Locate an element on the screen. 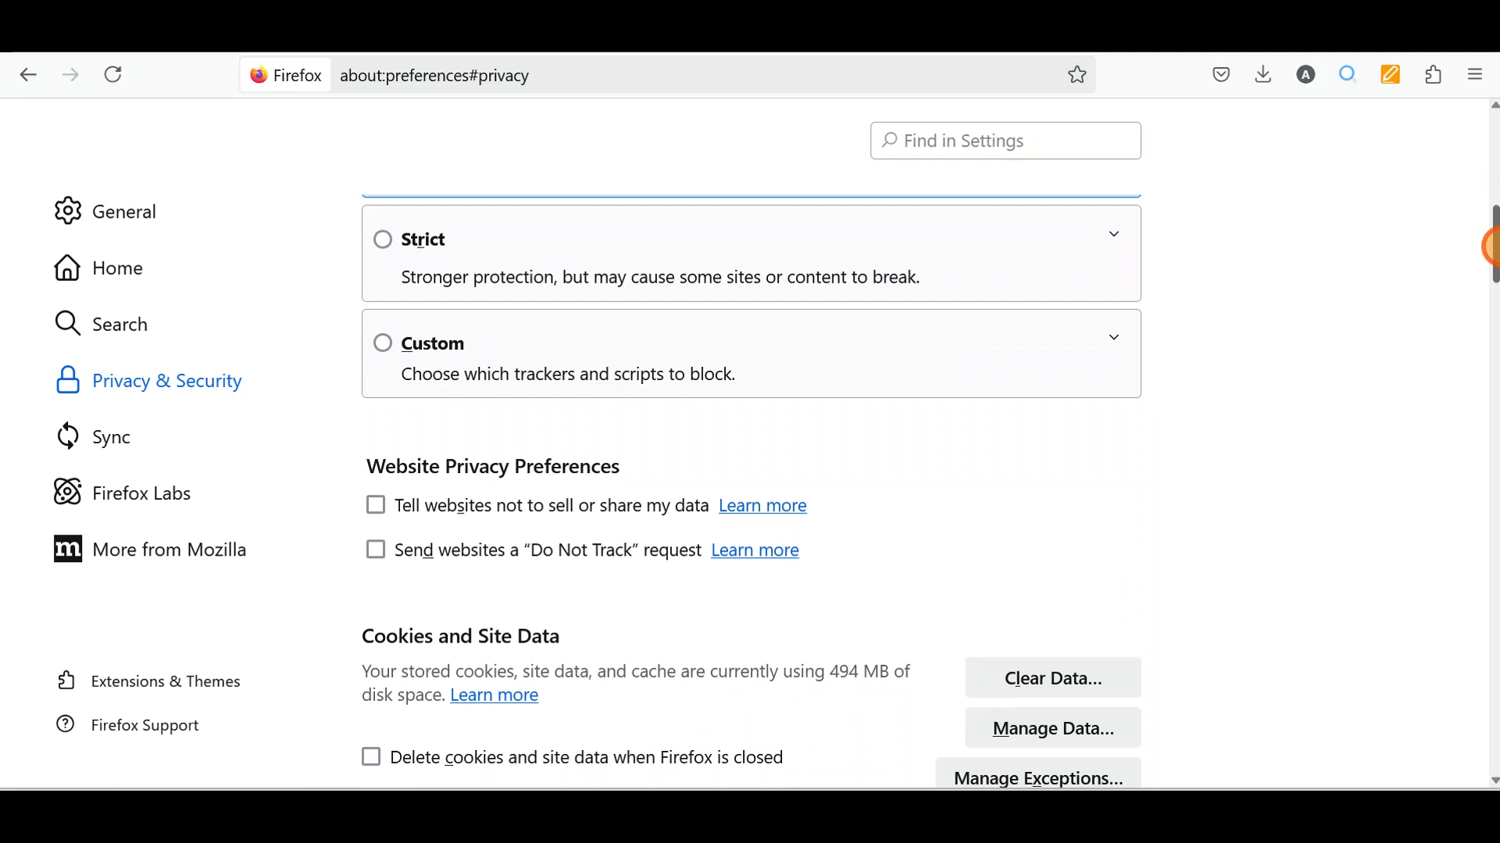 The width and height of the screenshot is (1500, 843). Home is located at coordinates (115, 268).